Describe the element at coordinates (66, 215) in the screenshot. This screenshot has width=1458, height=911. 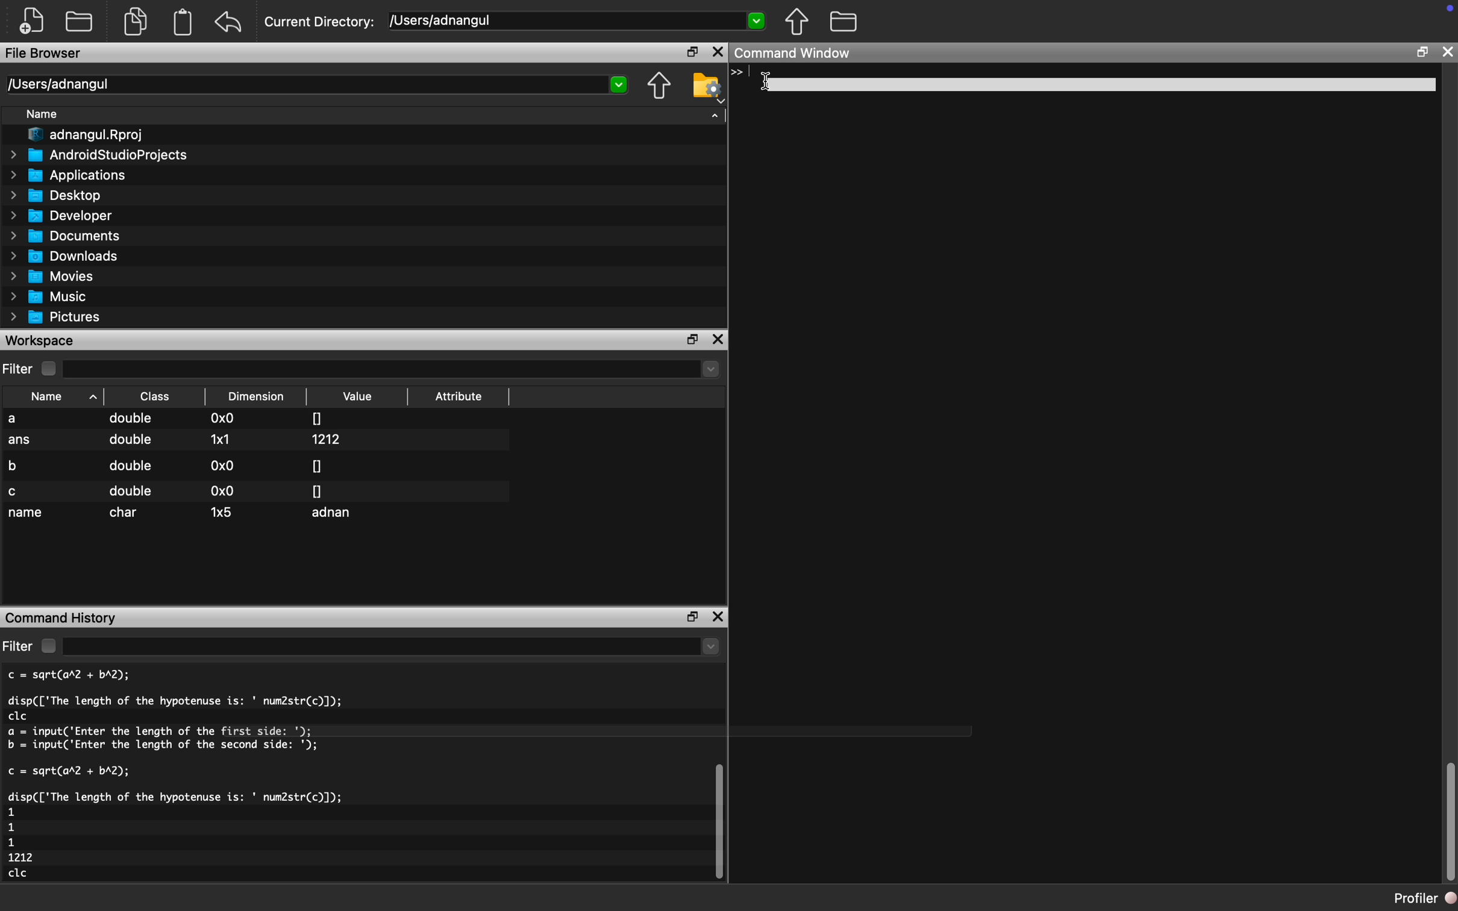
I see `Developer` at that location.